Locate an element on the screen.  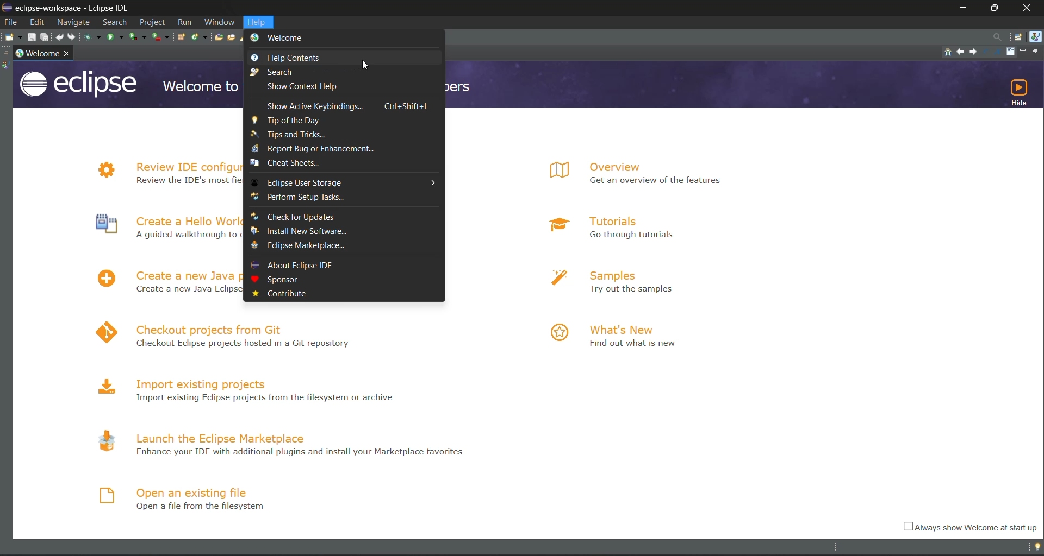
tutorials is located at coordinates (616, 221).